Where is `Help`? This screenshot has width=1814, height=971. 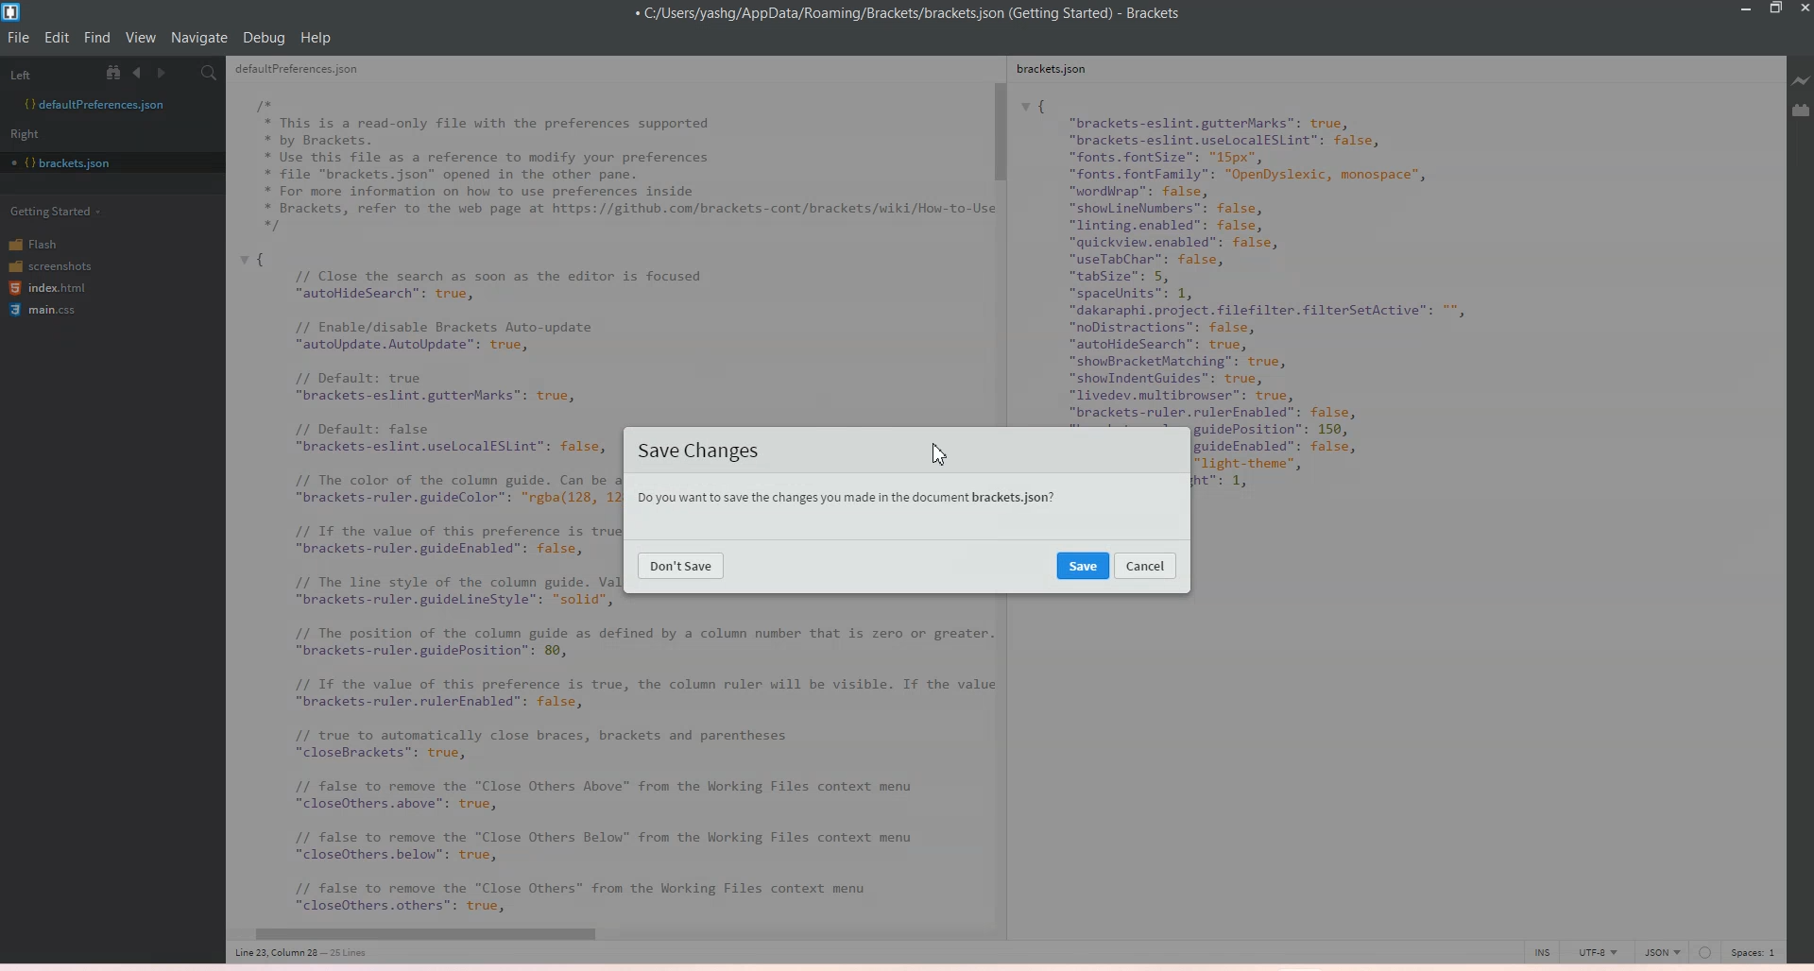
Help is located at coordinates (316, 38).